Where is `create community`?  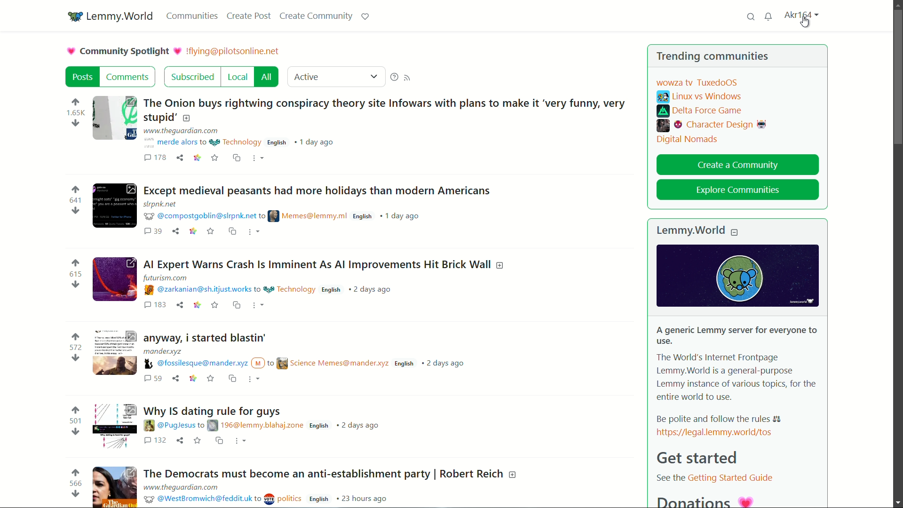 create community is located at coordinates (316, 16).